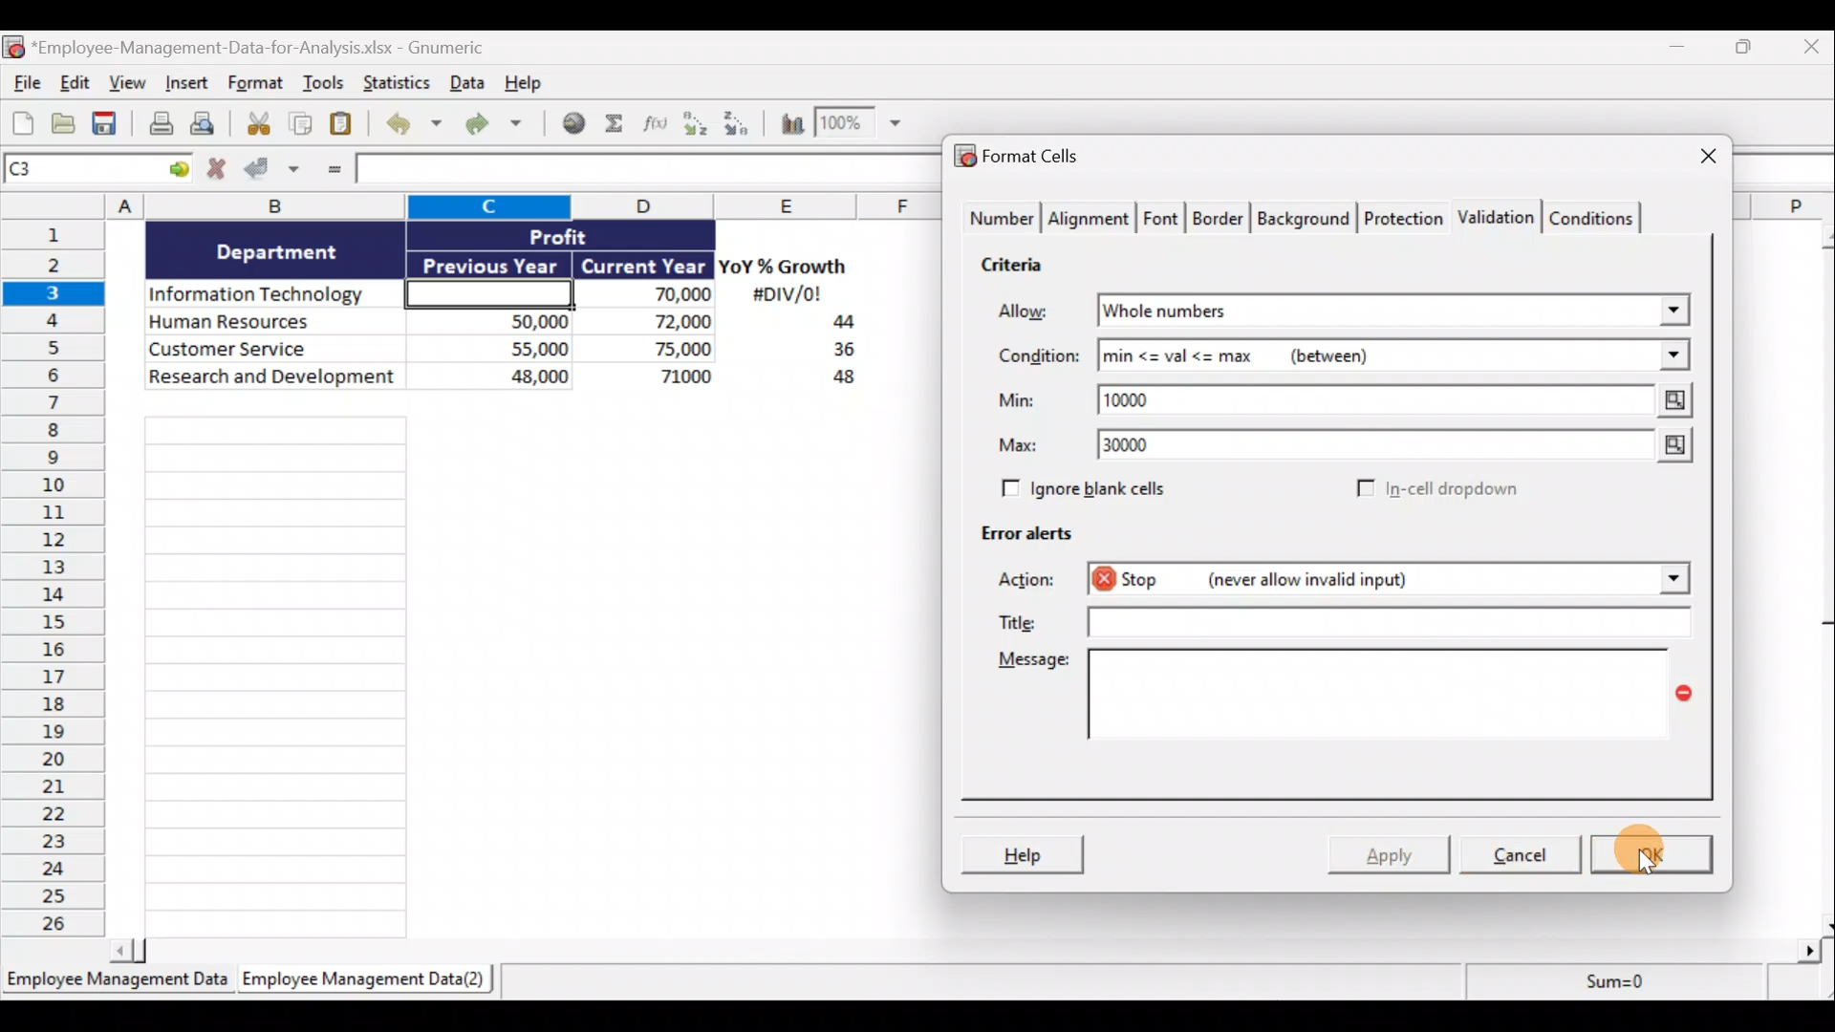  Describe the element at coordinates (1017, 403) in the screenshot. I see `Min:` at that location.